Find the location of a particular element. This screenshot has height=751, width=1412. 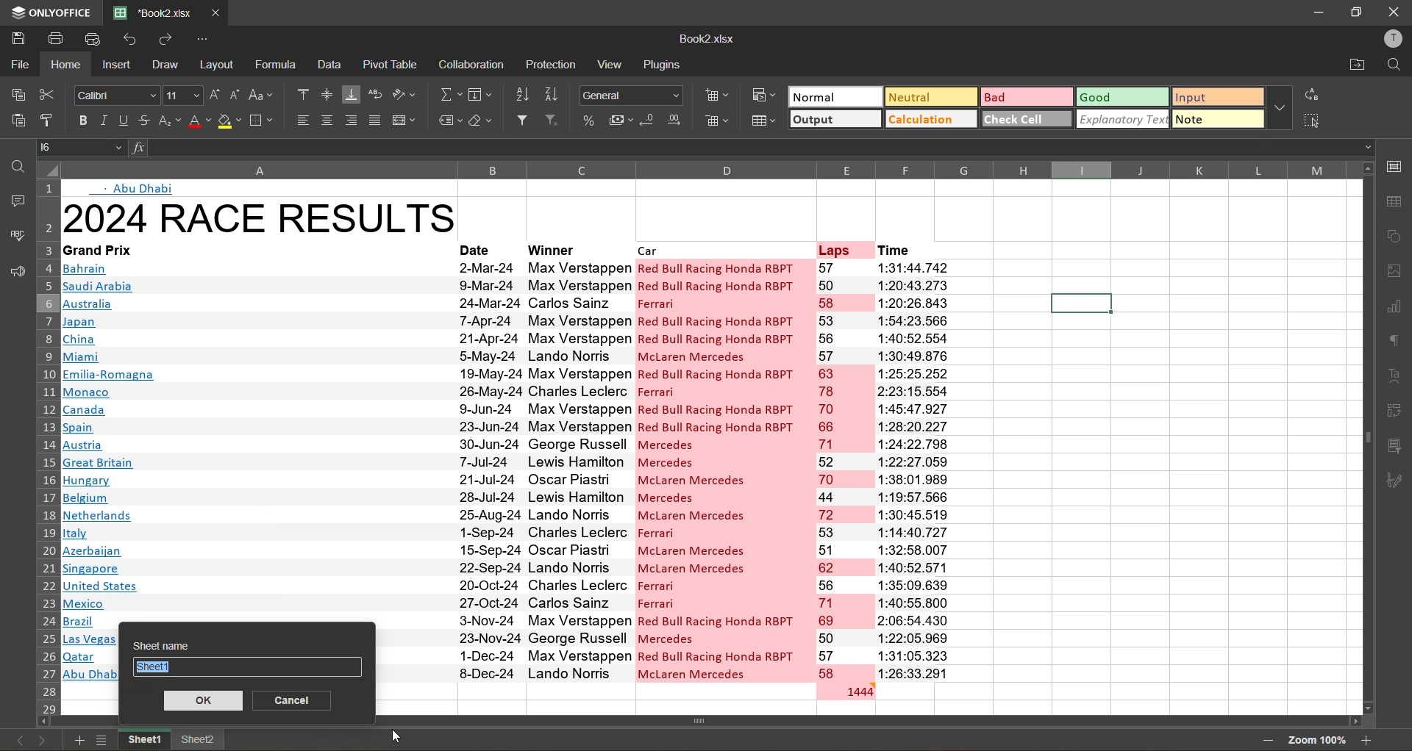

save is located at coordinates (16, 36).